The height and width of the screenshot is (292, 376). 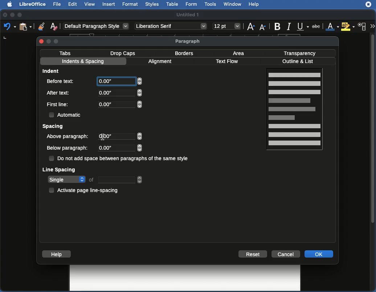 I want to click on Cancel, so click(x=286, y=254).